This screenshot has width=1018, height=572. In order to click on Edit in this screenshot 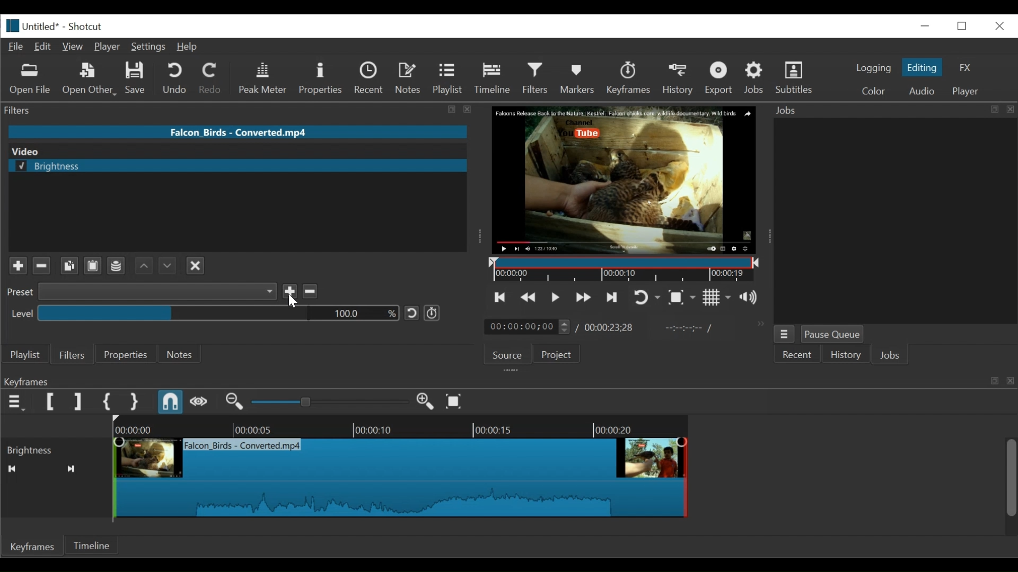, I will do `click(43, 47)`.